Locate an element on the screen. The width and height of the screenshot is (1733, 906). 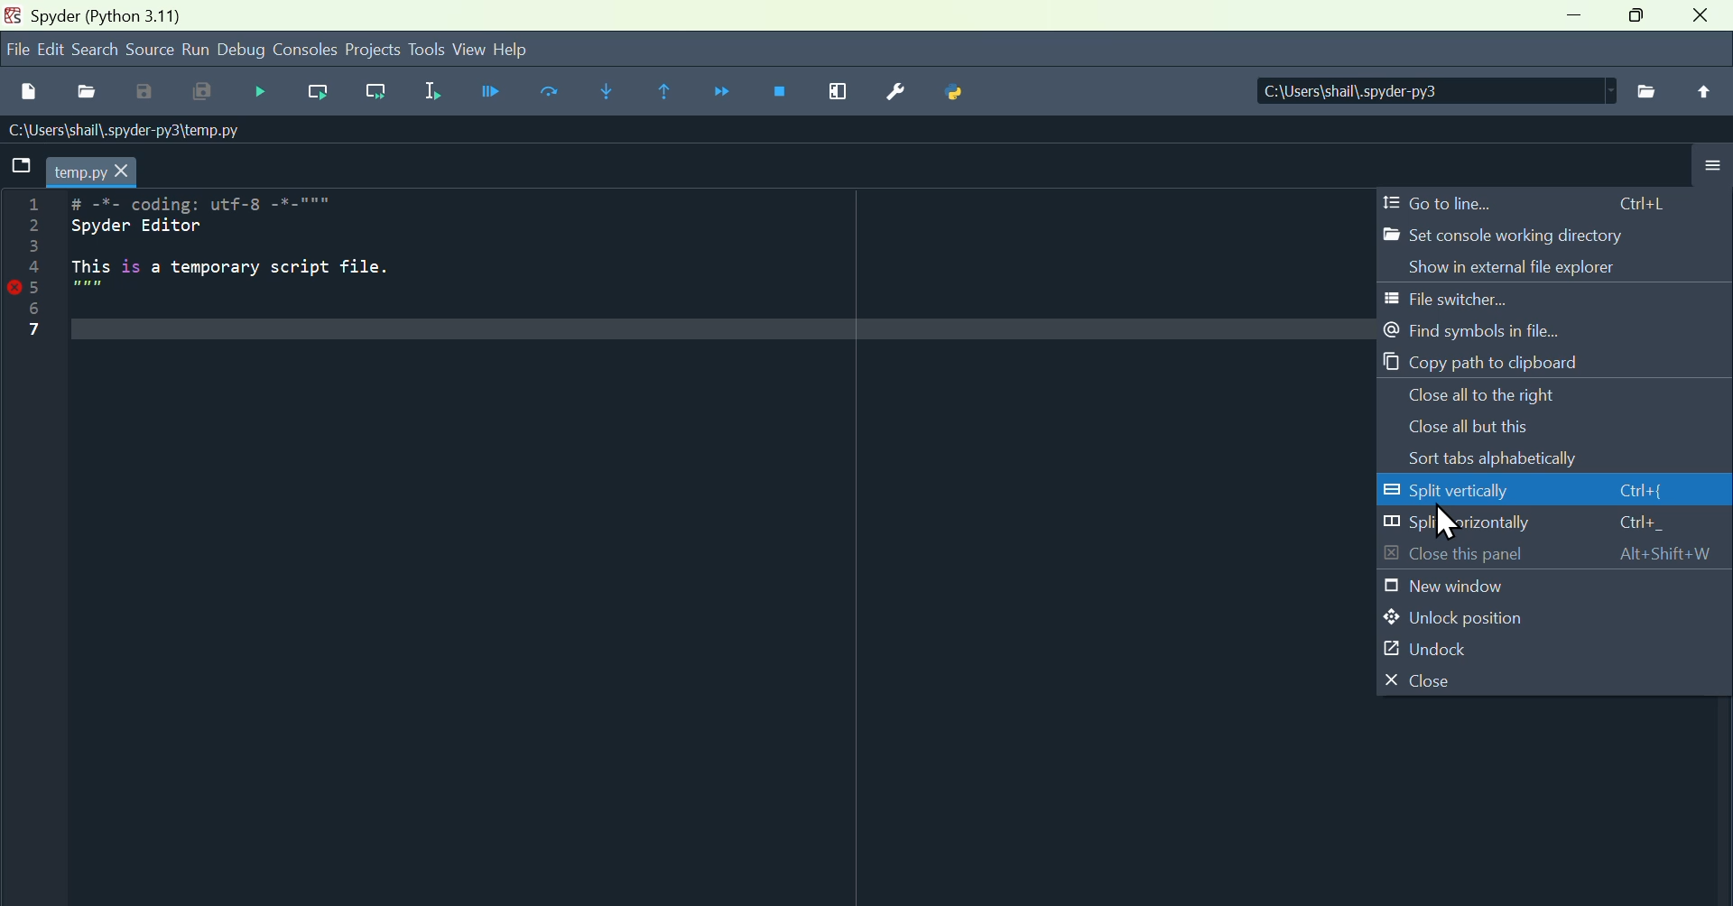
undock is located at coordinates (1539, 652).